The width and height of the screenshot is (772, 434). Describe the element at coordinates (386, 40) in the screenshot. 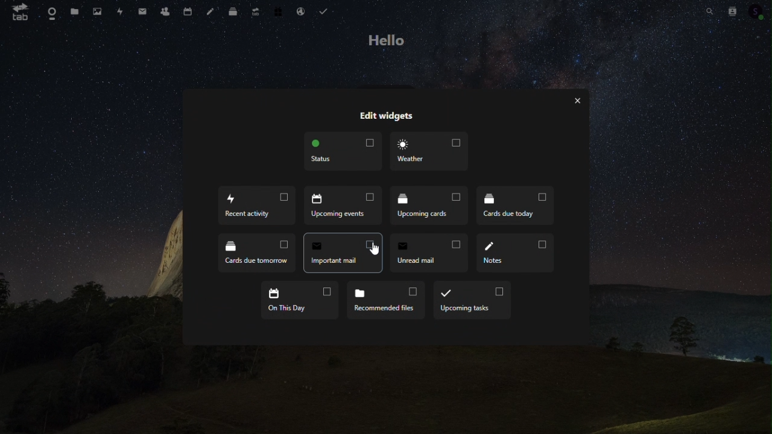

I see `Hello` at that location.